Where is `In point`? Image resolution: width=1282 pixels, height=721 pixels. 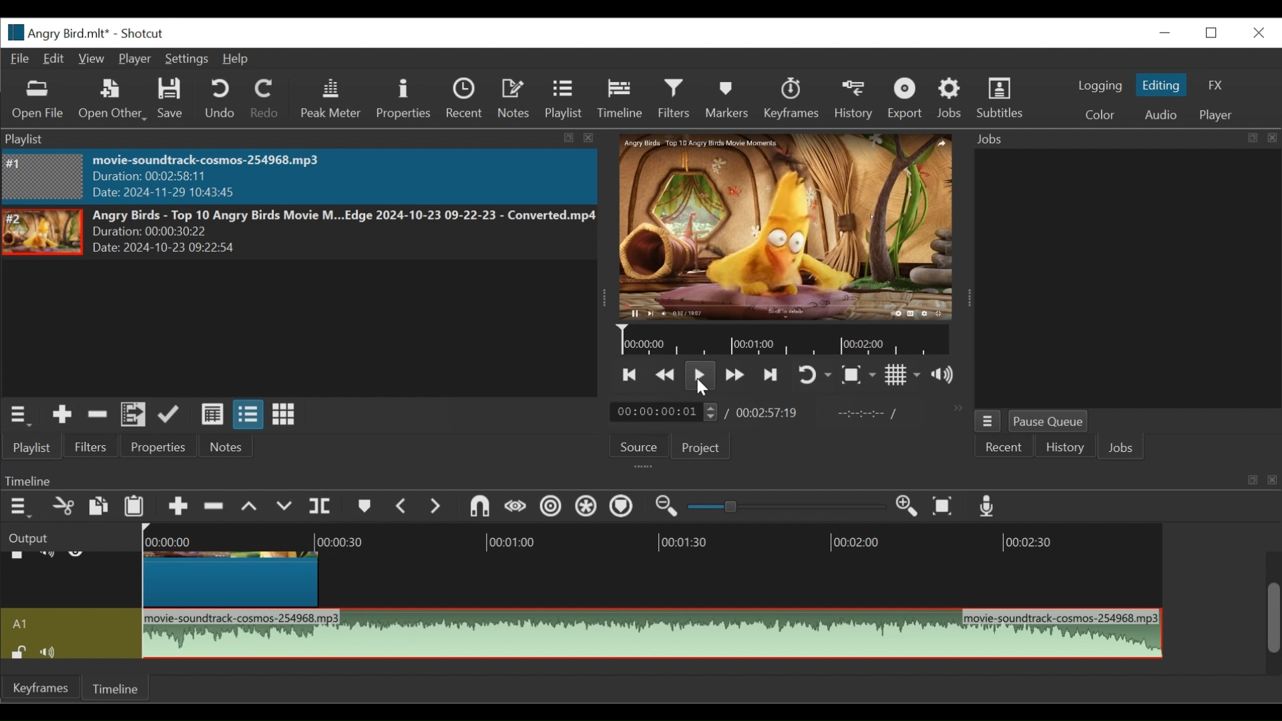 In point is located at coordinates (863, 413).